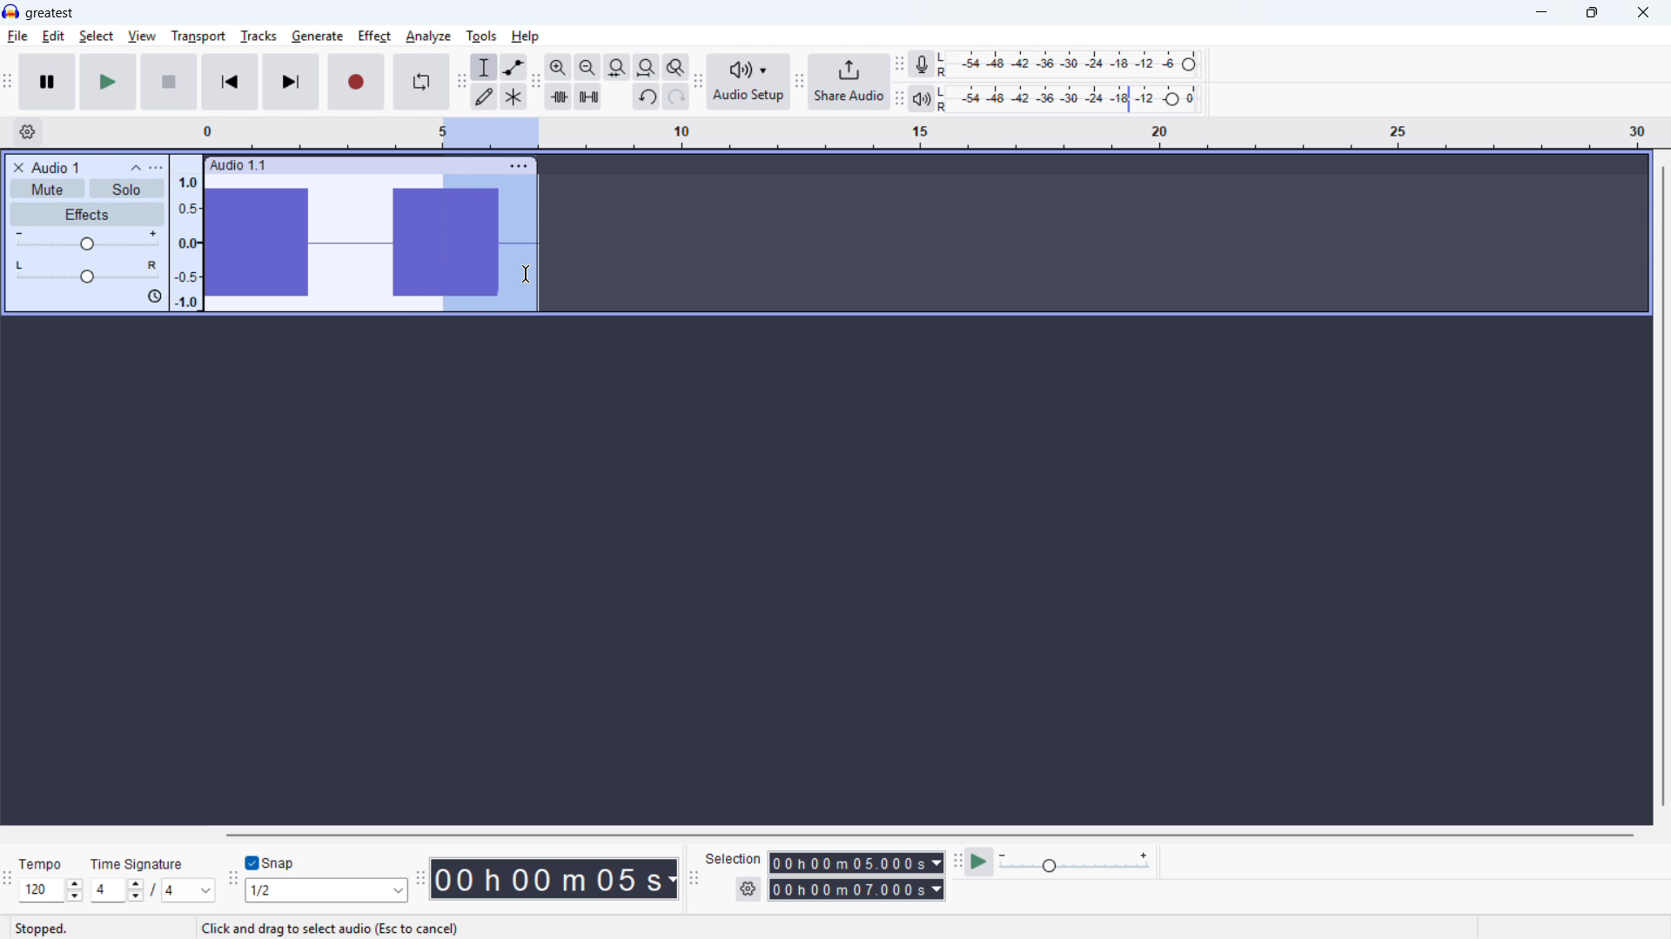 This screenshot has width=1671, height=939. I want to click on Solo , so click(127, 190).